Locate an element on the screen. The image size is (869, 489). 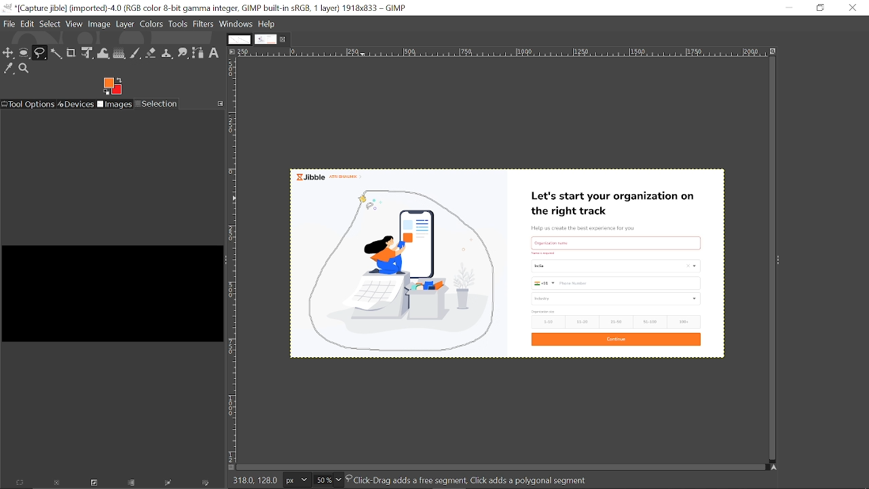
Text tool is located at coordinates (215, 53).